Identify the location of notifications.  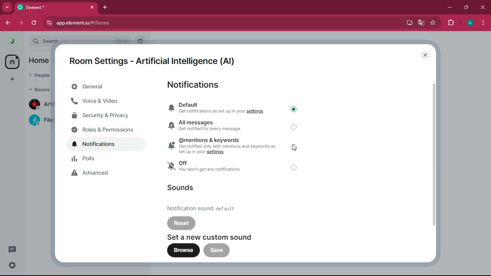
(198, 86).